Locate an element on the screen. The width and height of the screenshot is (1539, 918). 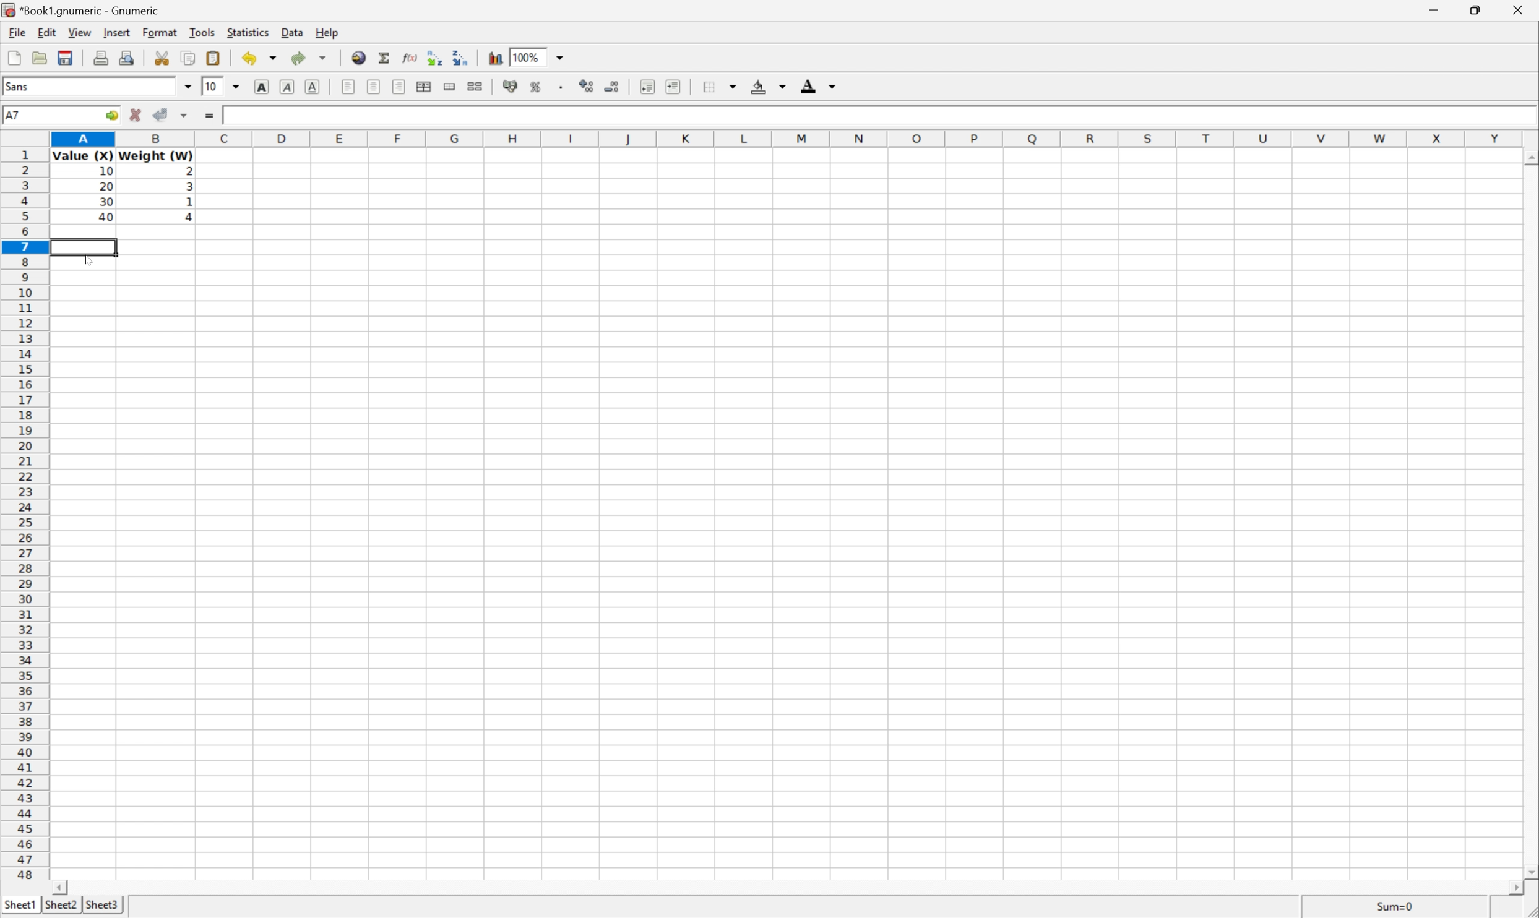
Restore Down is located at coordinates (1475, 10).